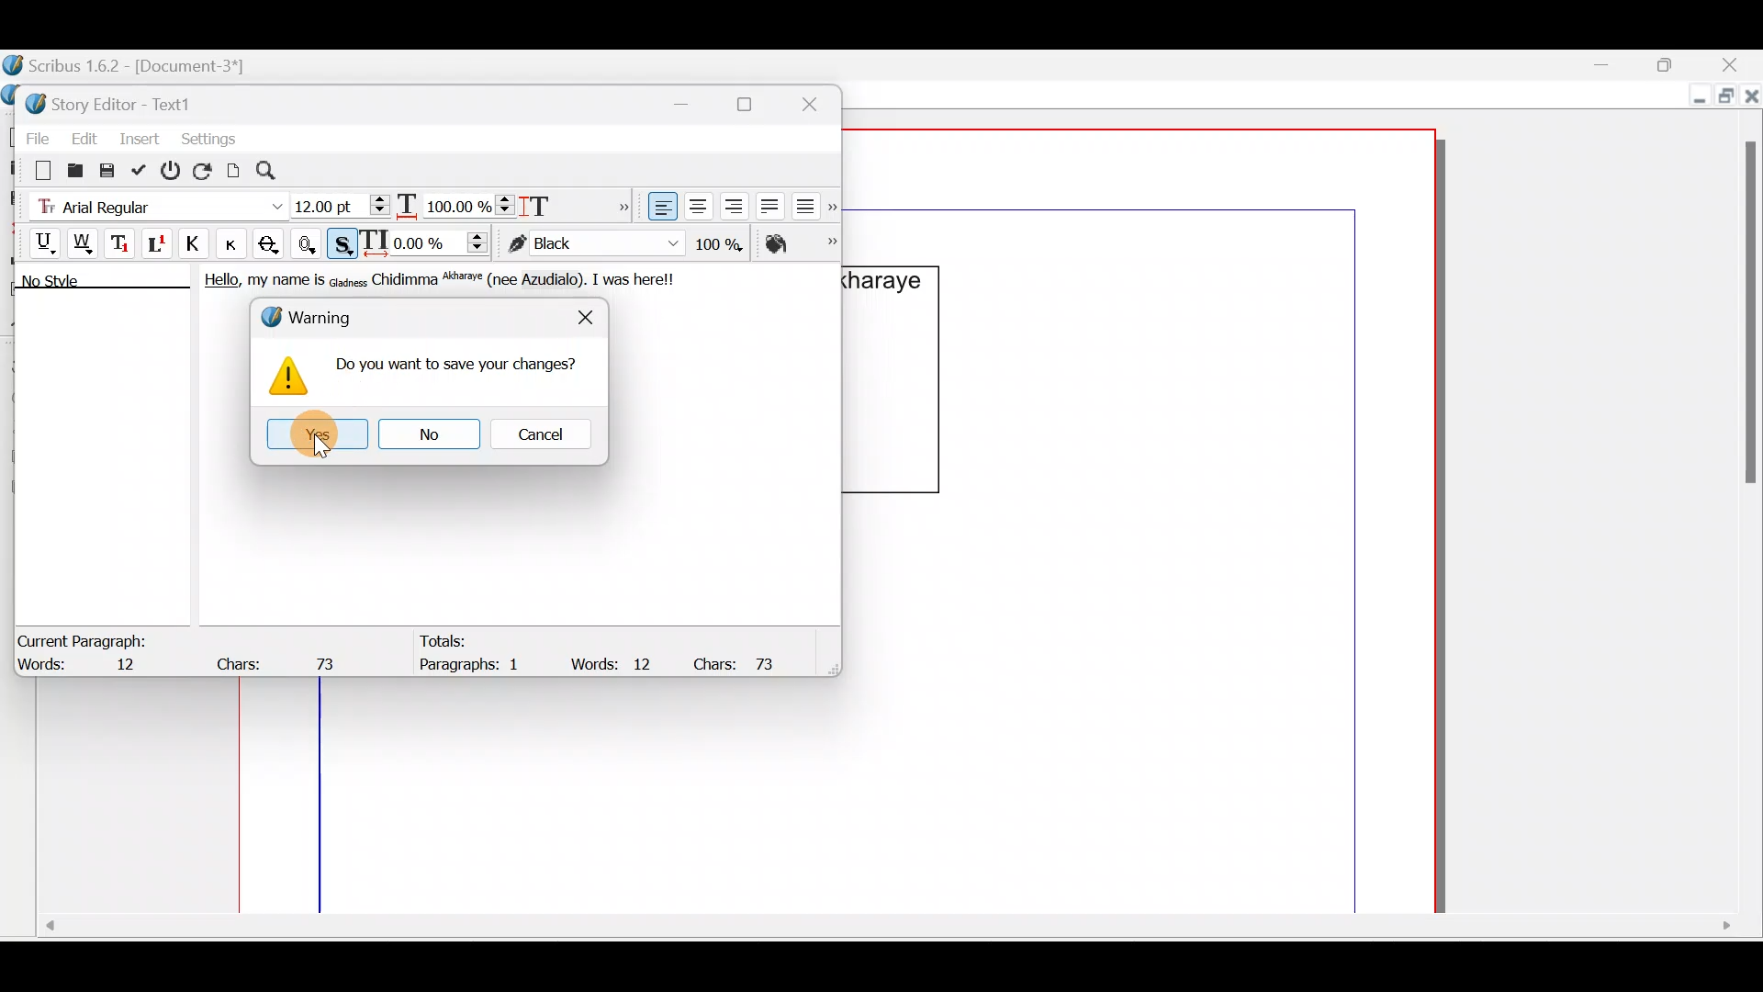  What do you see at coordinates (348, 280) in the screenshot?
I see `Gladness` at bounding box center [348, 280].